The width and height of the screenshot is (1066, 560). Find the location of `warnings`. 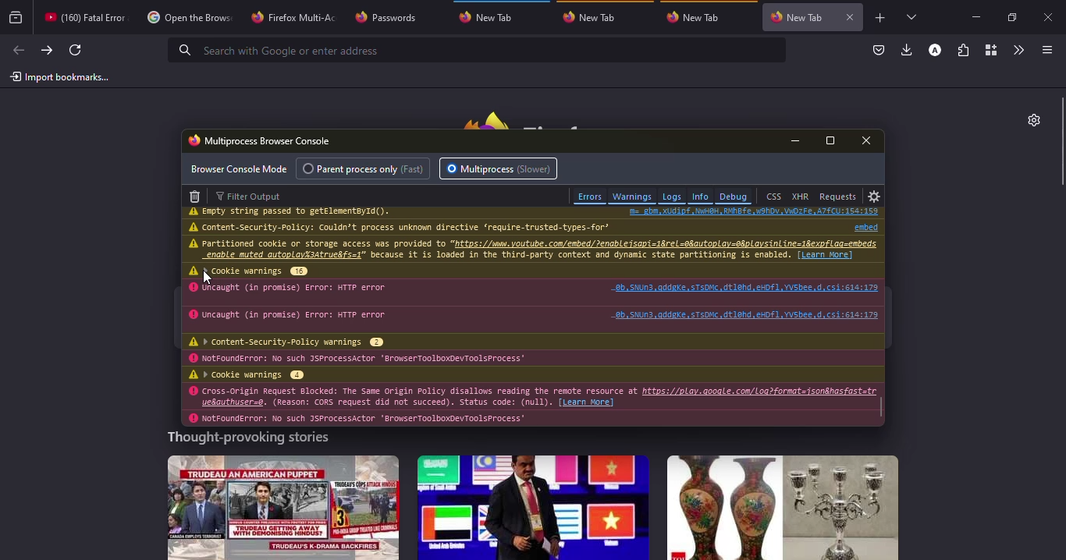

warnings is located at coordinates (632, 196).